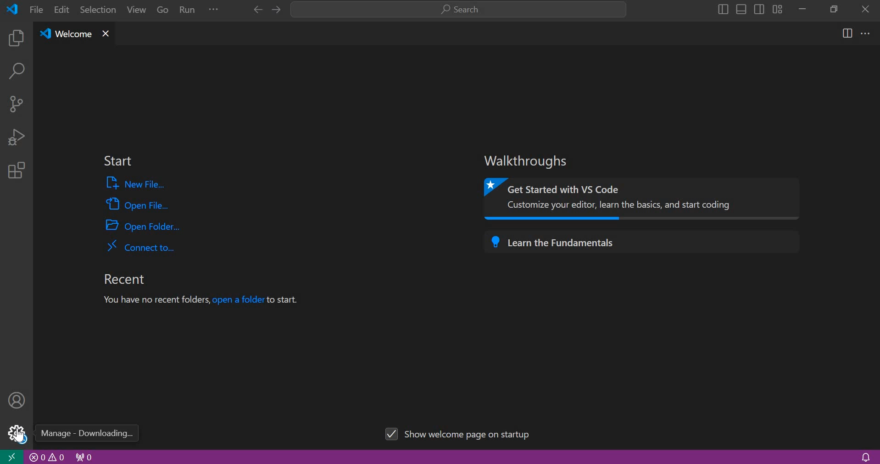 This screenshot has width=880, height=464. I want to click on view, so click(134, 11).